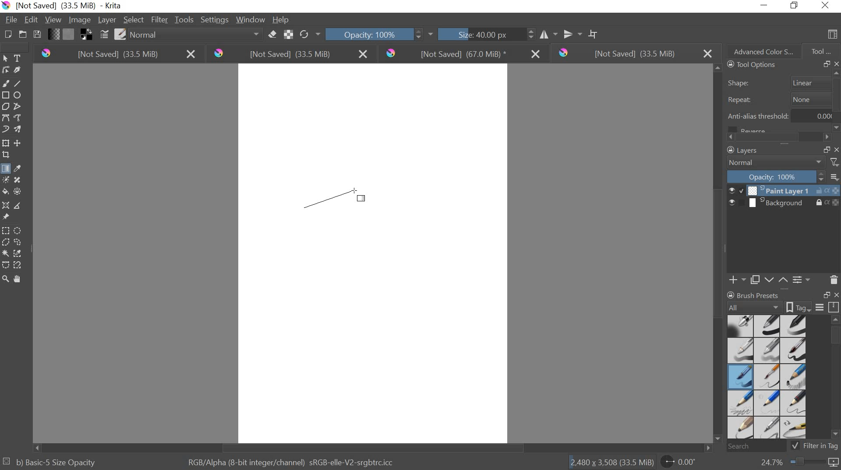  Describe the element at coordinates (462, 53) in the screenshot. I see `[not saved] (67.0 mb)` at that location.